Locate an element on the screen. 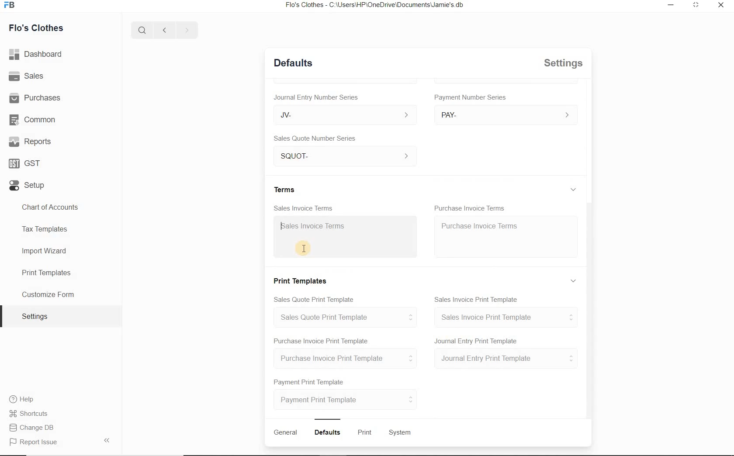 The height and width of the screenshot is (456, 734). Print Templates is located at coordinates (61, 272).